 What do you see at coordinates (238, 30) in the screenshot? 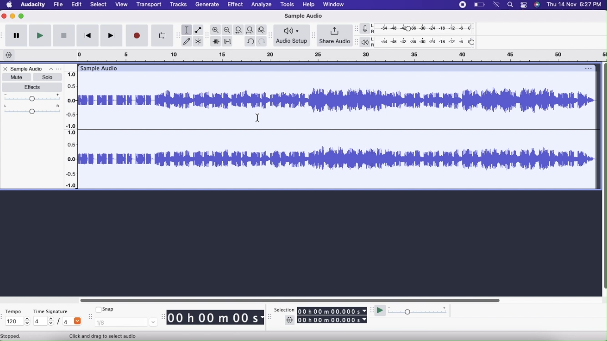
I see `Fit selection to width` at bounding box center [238, 30].